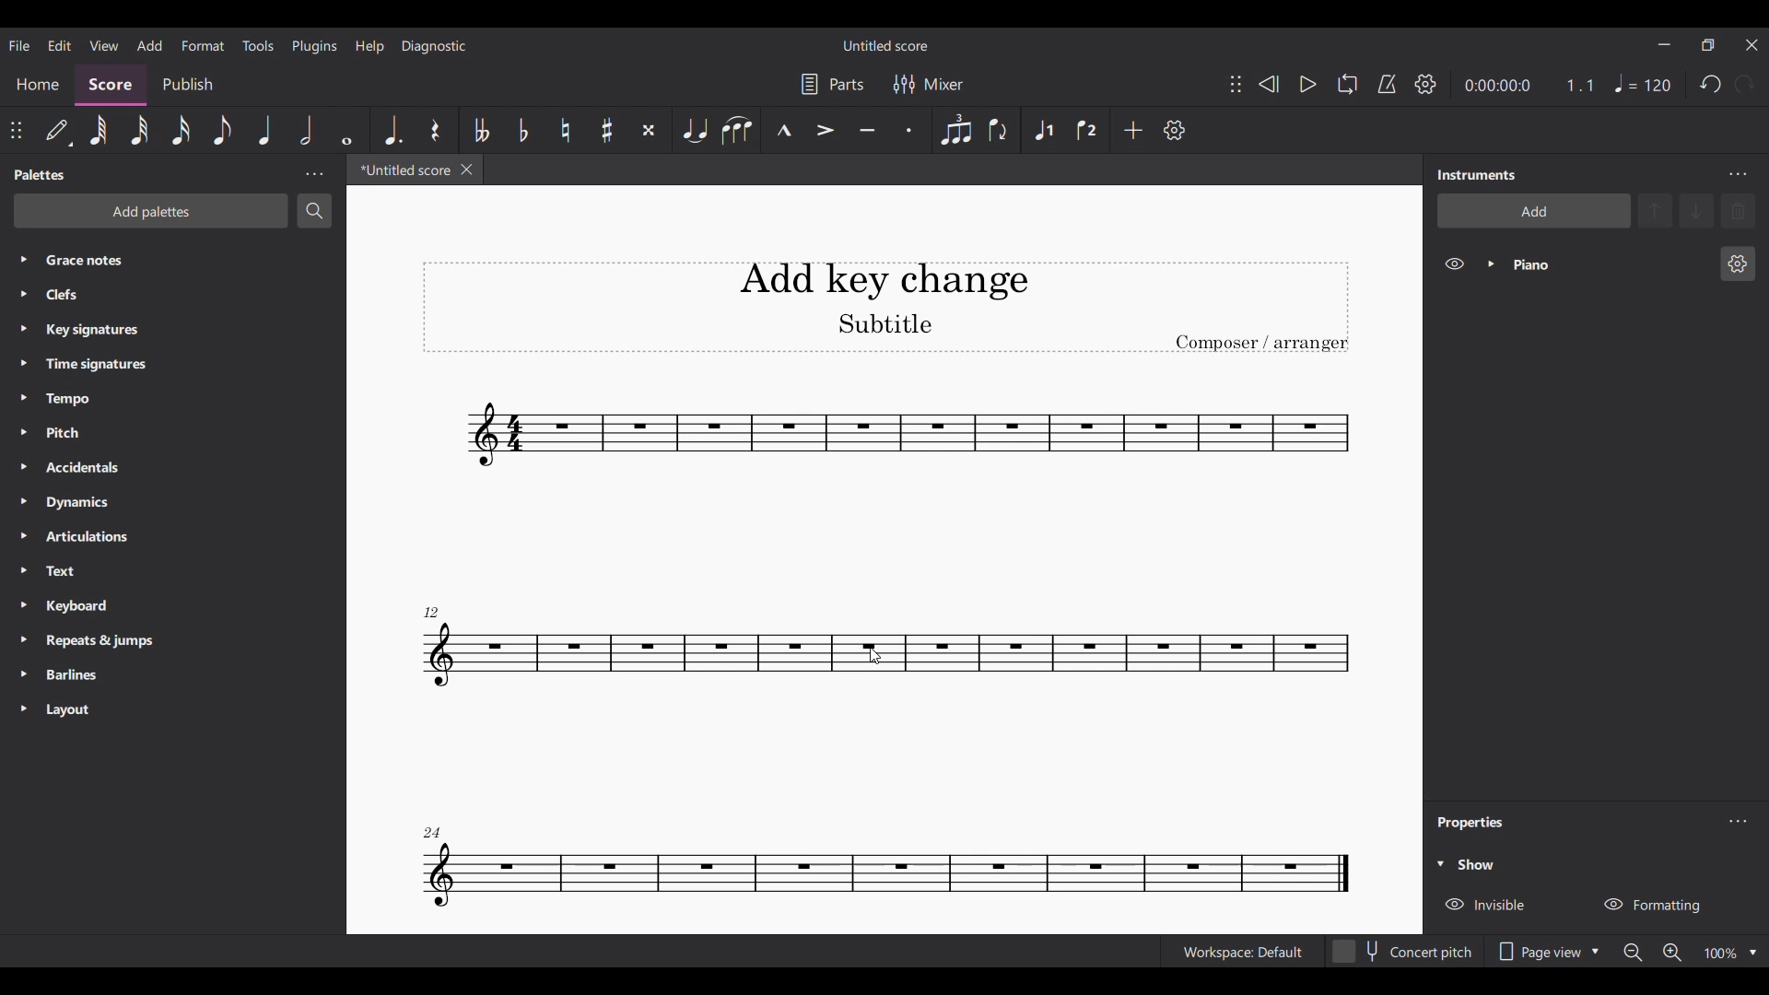  Describe the element at coordinates (1656, 211) in the screenshot. I see `Move up` at that location.